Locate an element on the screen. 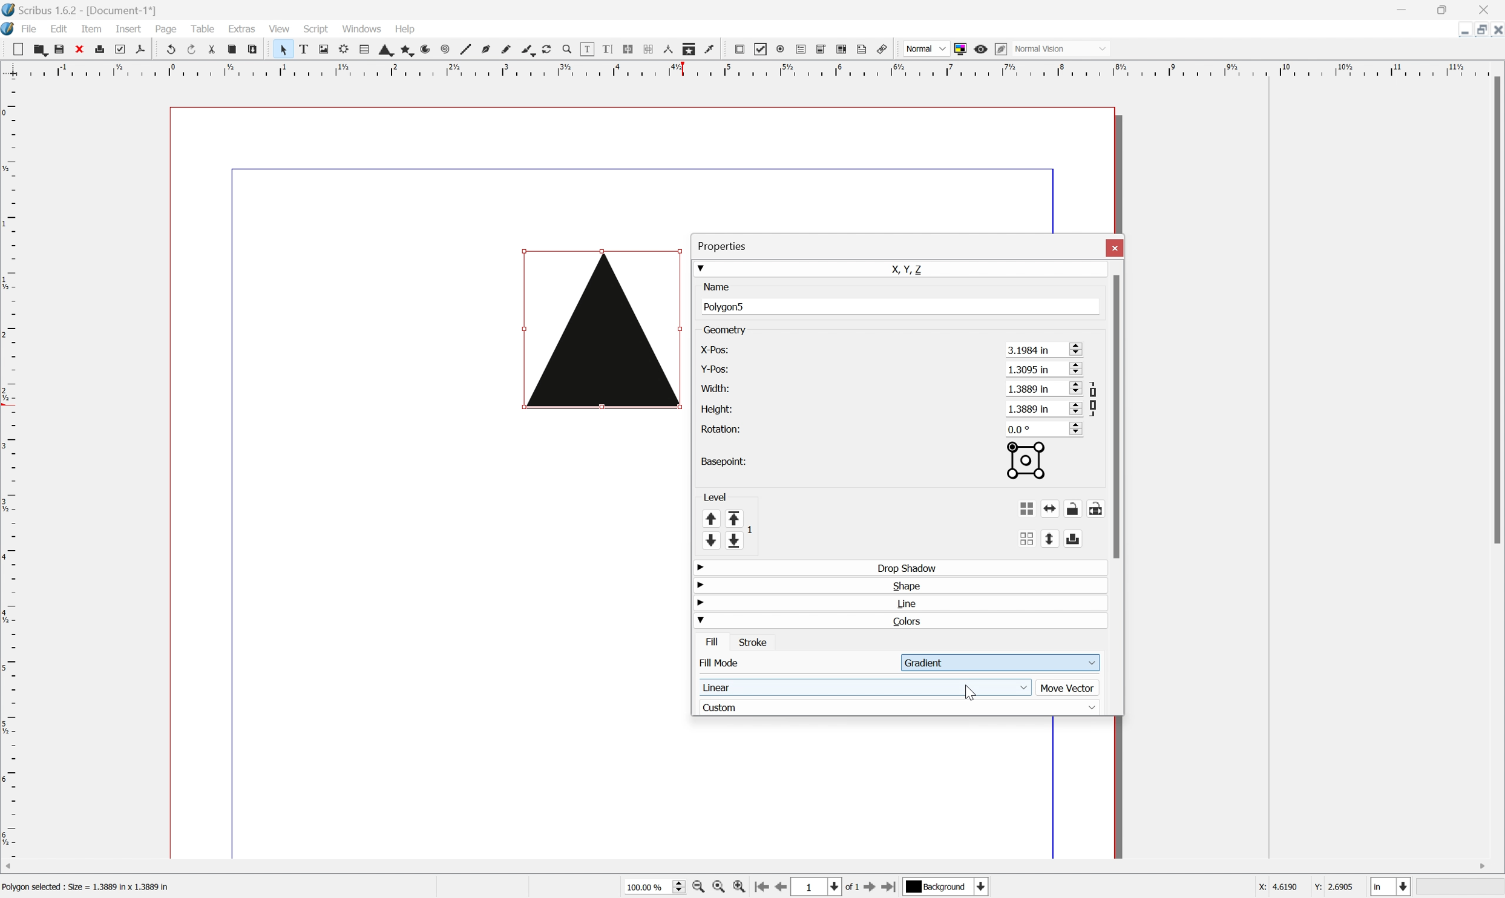 The width and height of the screenshot is (1505, 898). Go to first page is located at coordinates (761, 887).